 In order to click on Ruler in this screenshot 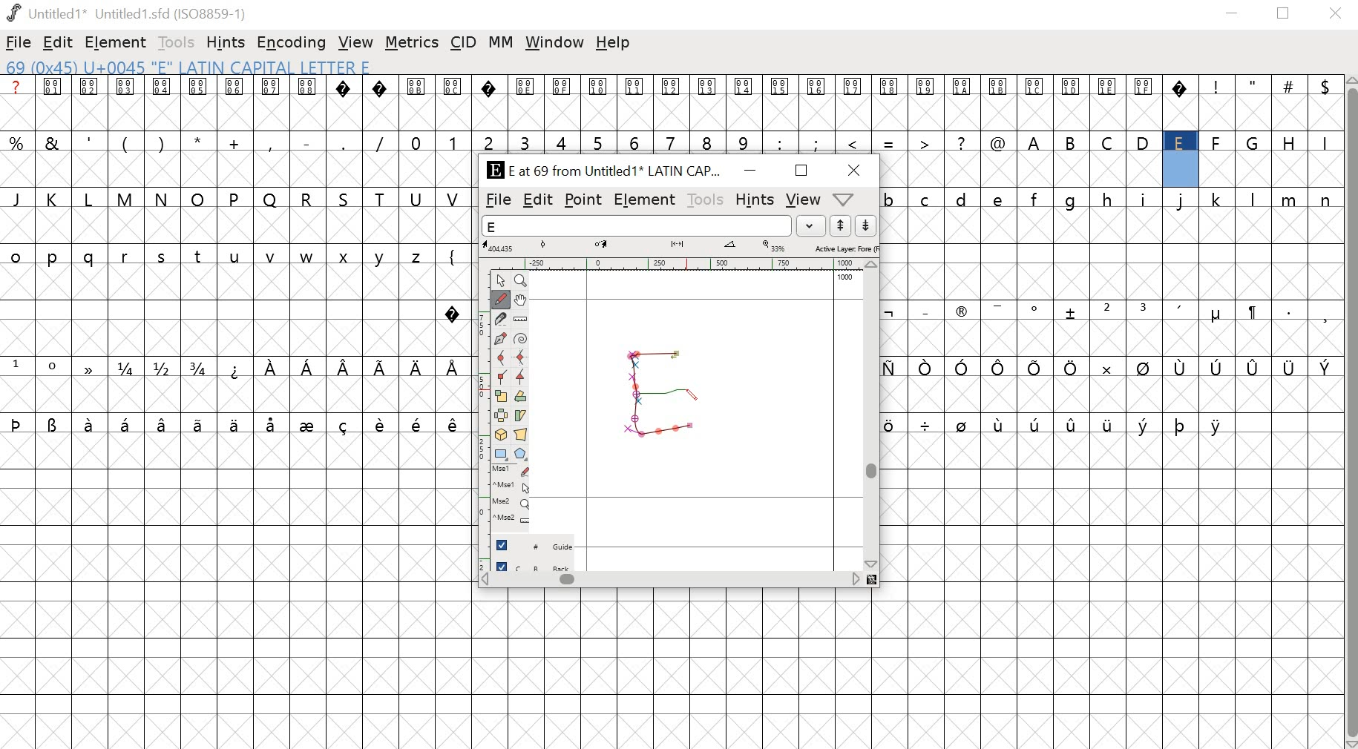, I will do `click(522, 318)`.